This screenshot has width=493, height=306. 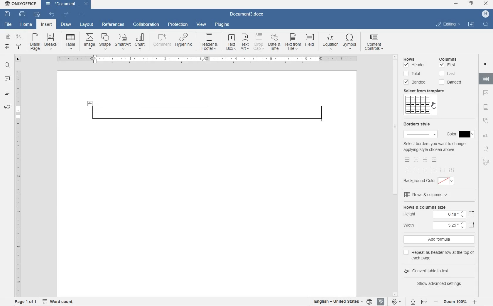 I want to click on Header & Footer, so click(x=210, y=43).